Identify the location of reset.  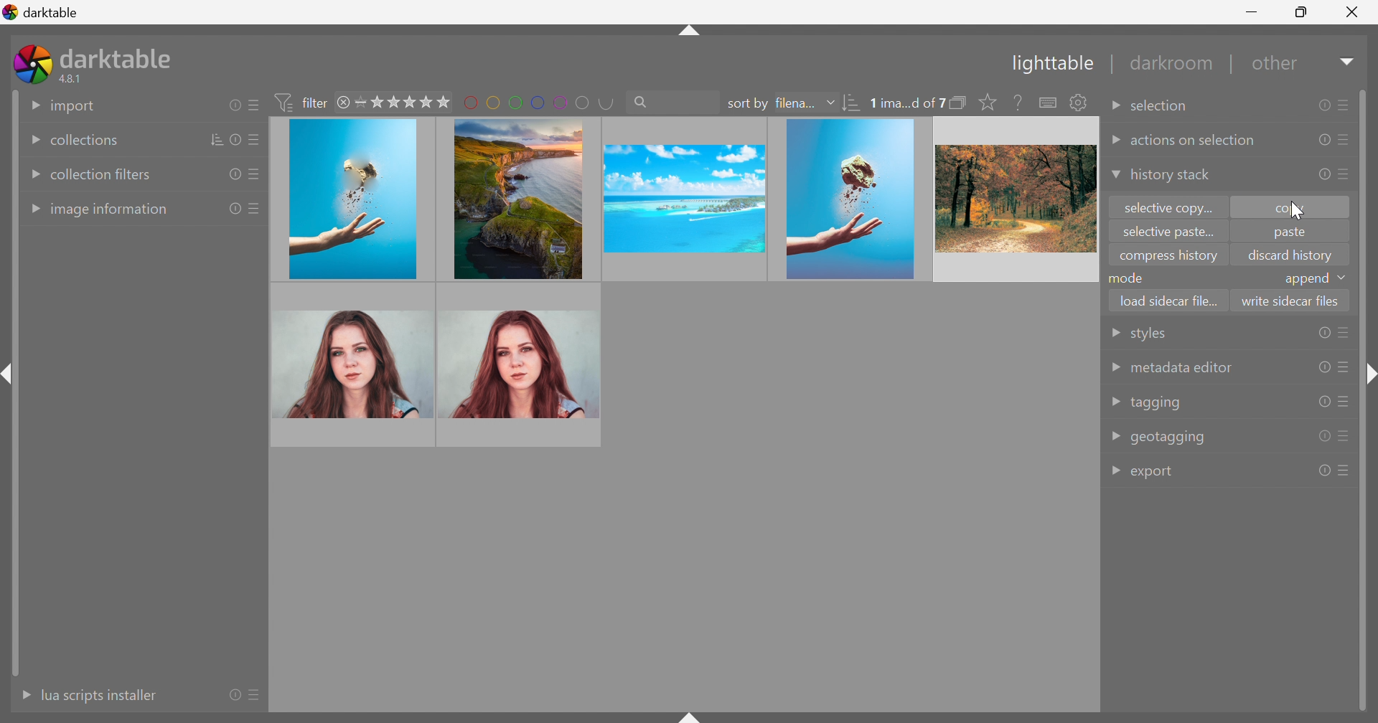
(1321, 139).